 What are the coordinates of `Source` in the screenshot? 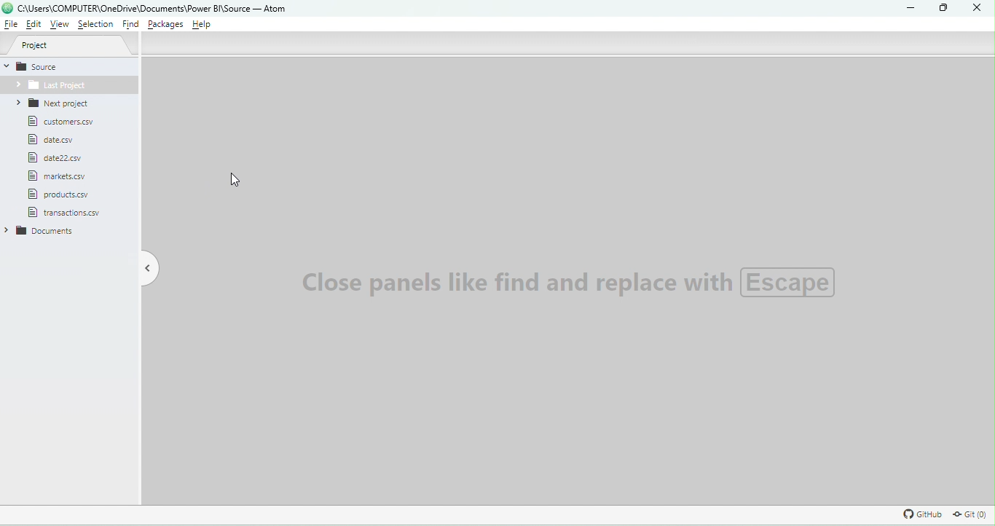 It's located at (71, 66).